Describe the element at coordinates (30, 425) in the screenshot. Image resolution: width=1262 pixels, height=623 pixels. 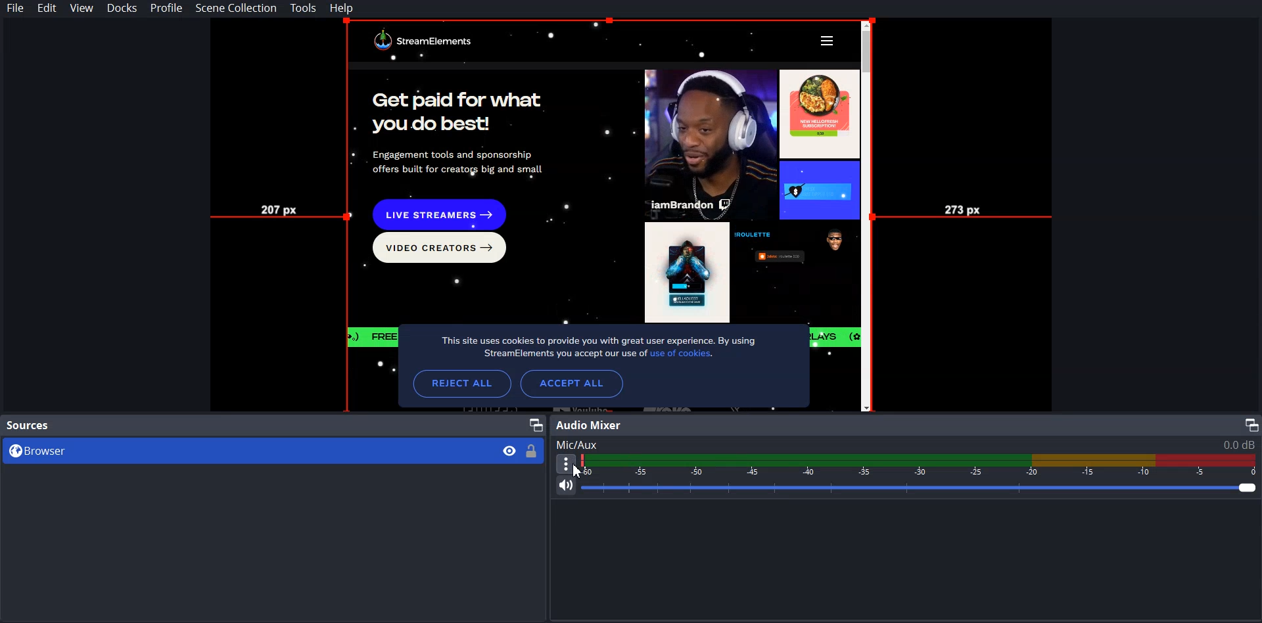
I see `Source ` at that location.